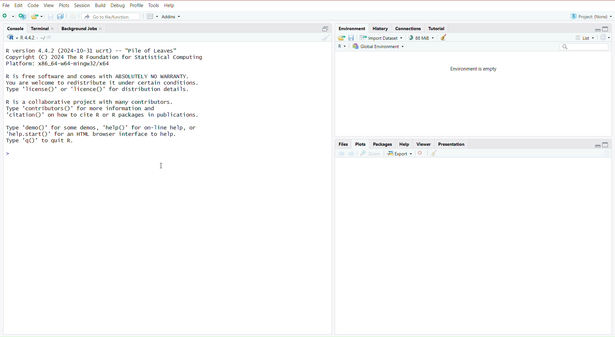 The width and height of the screenshot is (615, 337). Describe the element at coordinates (581, 37) in the screenshot. I see `list` at that location.